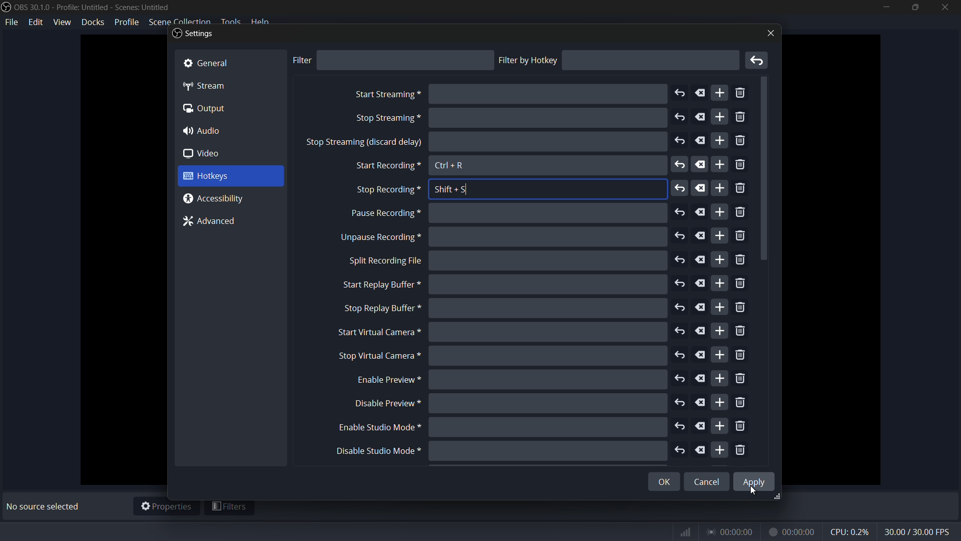 The image size is (961, 541). I want to click on filter by hotkey, so click(528, 60).